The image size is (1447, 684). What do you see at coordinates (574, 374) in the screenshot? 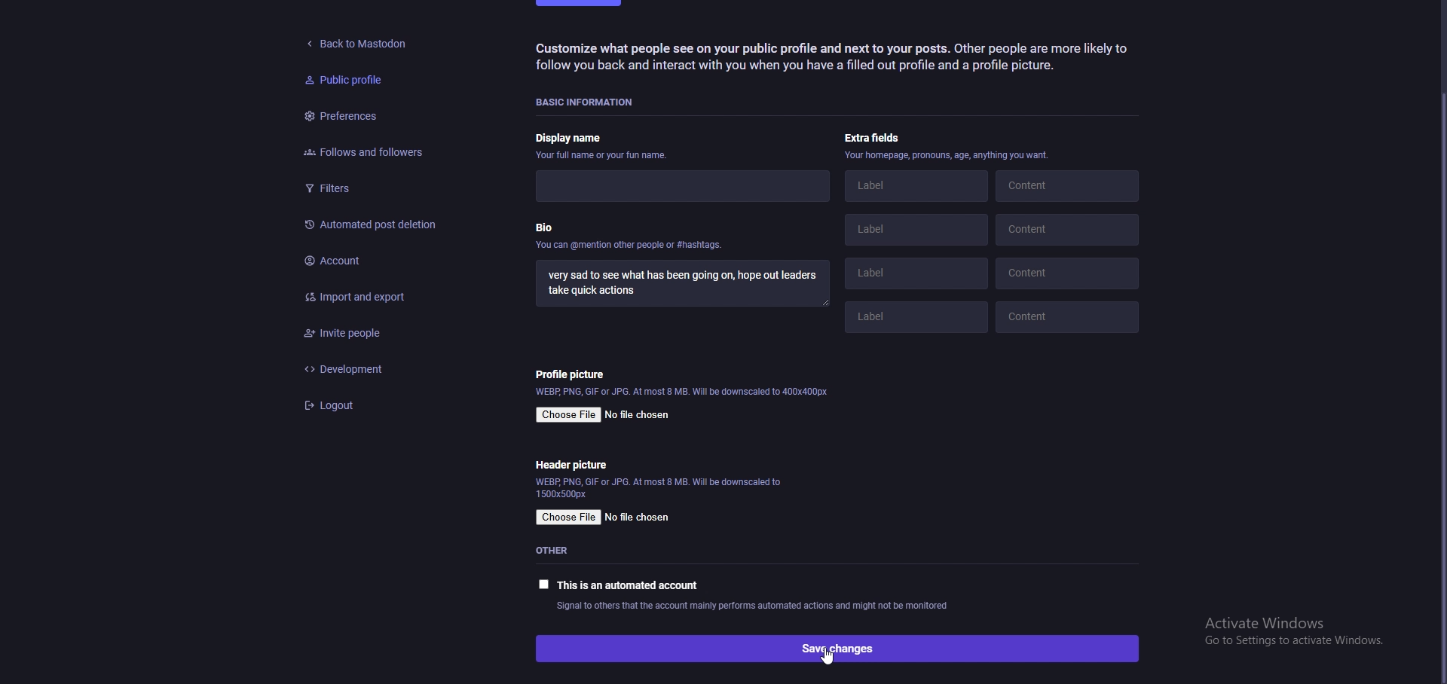
I see `profile picture` at bounding box center [574, 374].